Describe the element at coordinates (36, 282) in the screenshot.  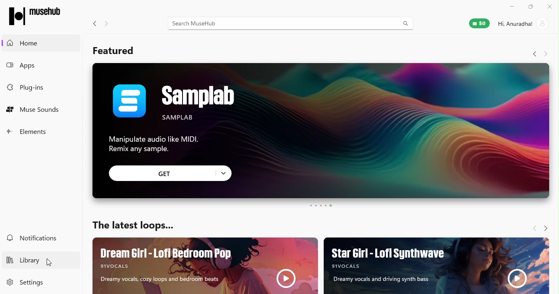
I see `Settings` at that location.